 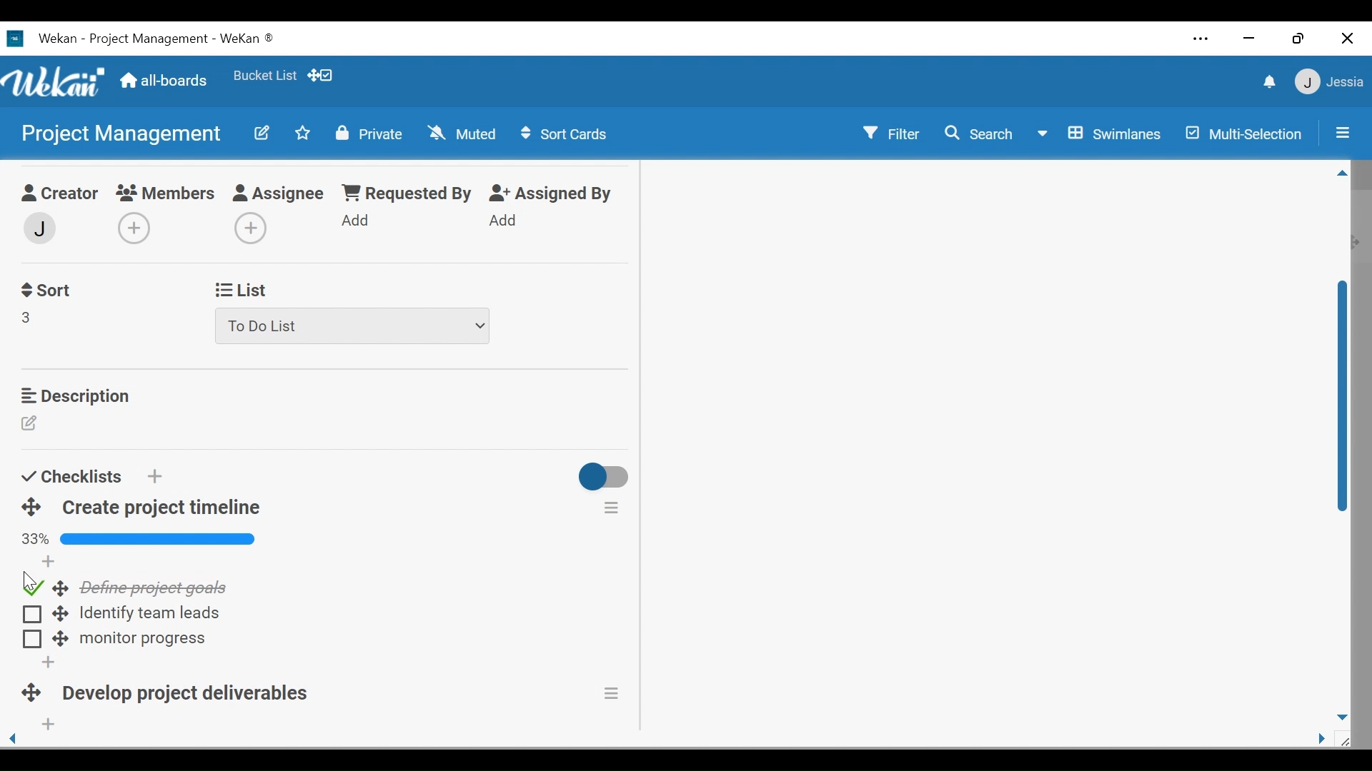 I want to click on (un)check , so click(x=31, y=587).